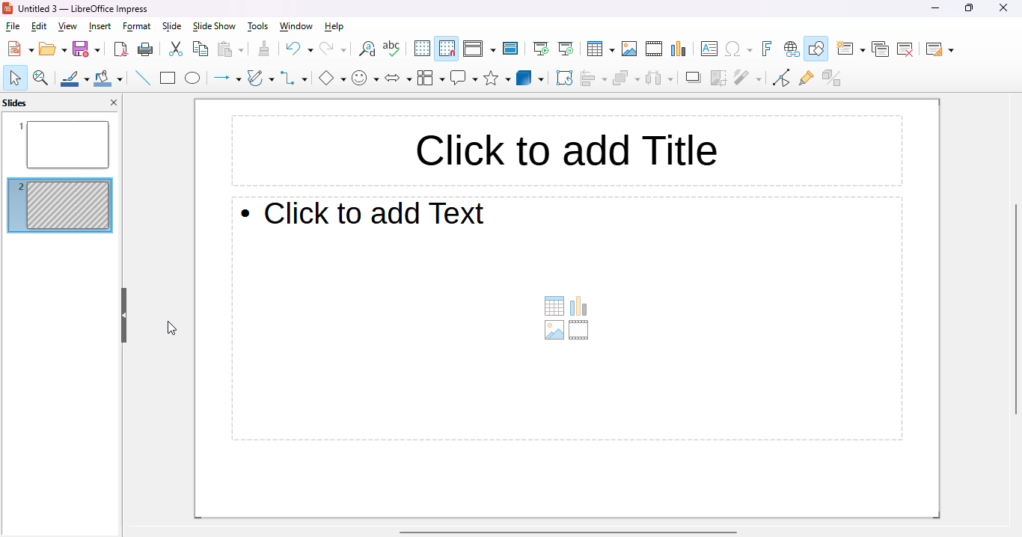  What do you see at coordinates (710, 48) in the screenshot?
I see `insert text box` at bounding box center [710, 48].